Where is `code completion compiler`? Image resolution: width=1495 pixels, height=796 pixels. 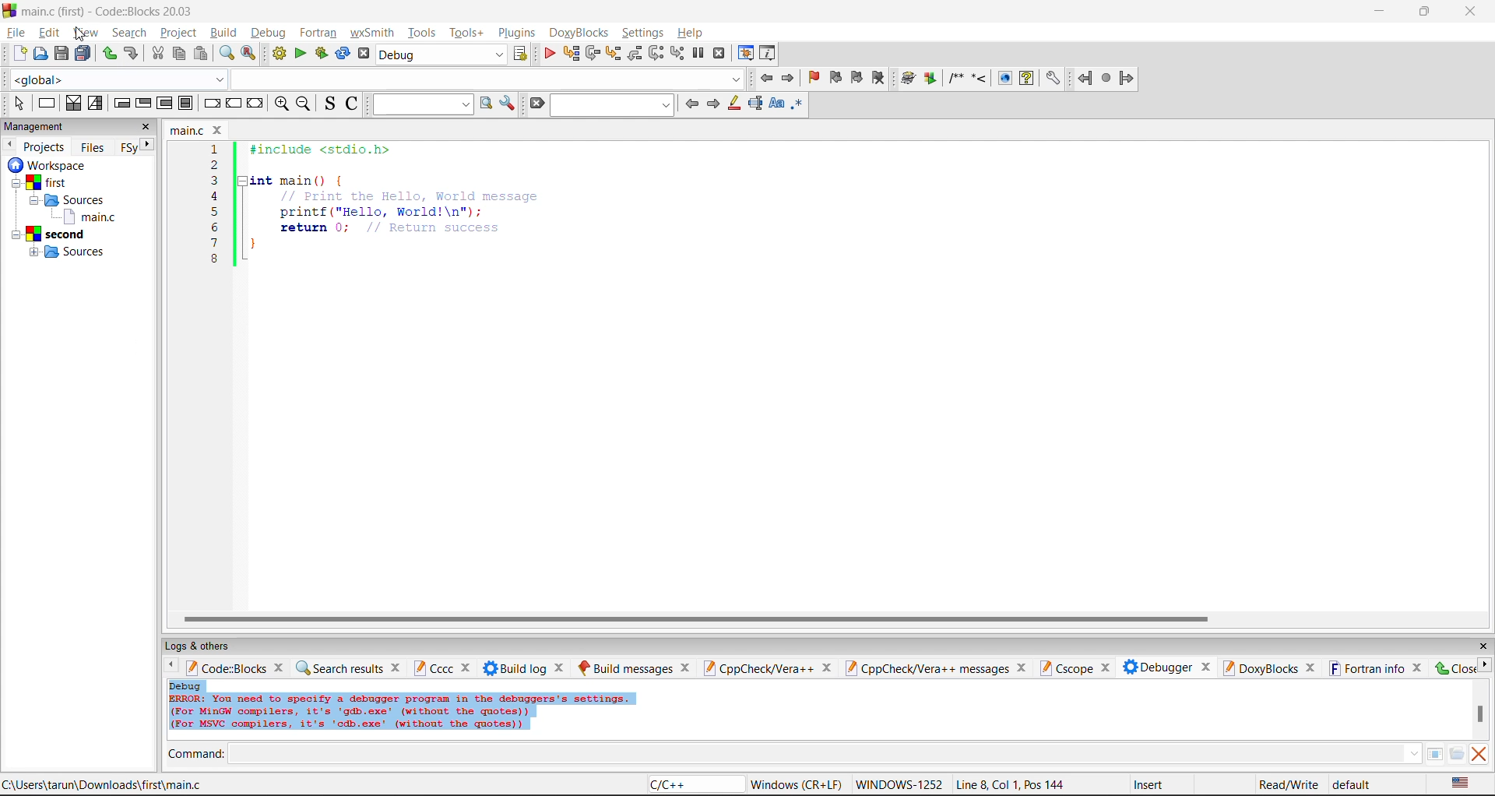
code completion compiler is located at coordinates (375, 80).